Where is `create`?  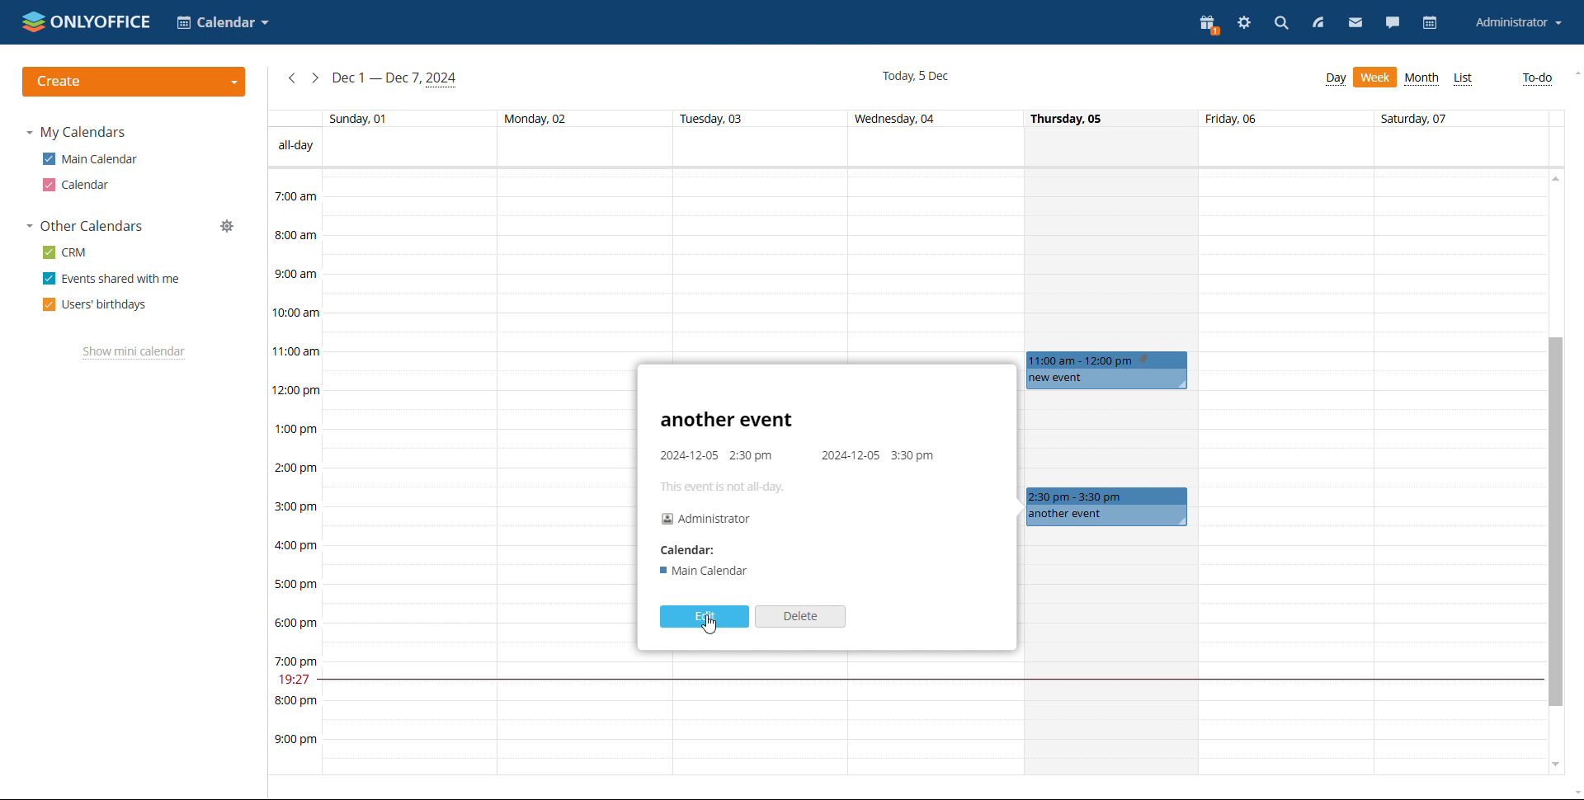
create is located at coordinates (134, 82).